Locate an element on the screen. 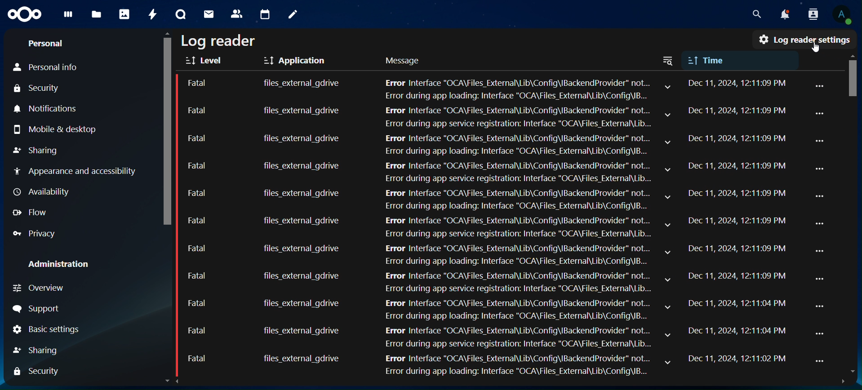 Image resolution: width=862 pixels, height=390 pixels. ... is located at coordinates (820, 333).